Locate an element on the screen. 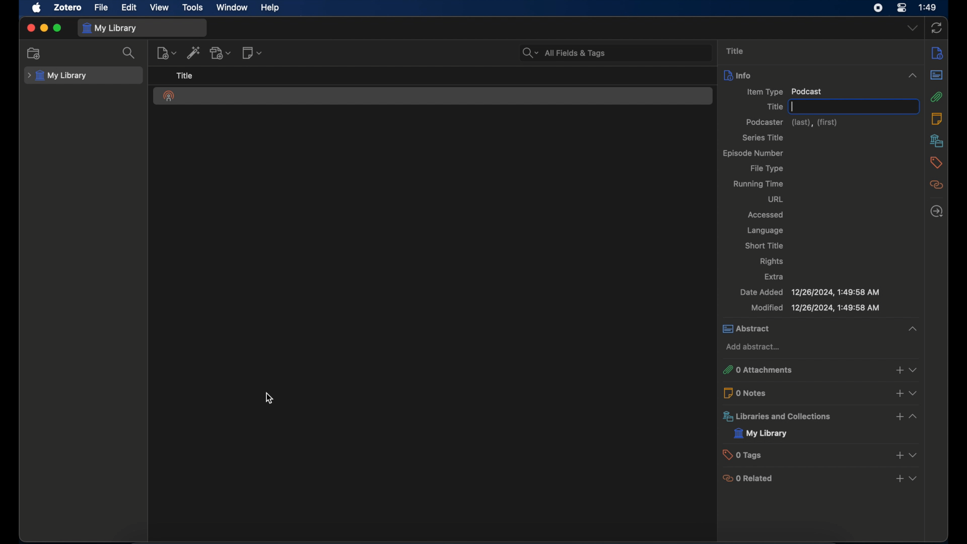 The image size is (967, 544). my library is located at coordinates (56, 76).